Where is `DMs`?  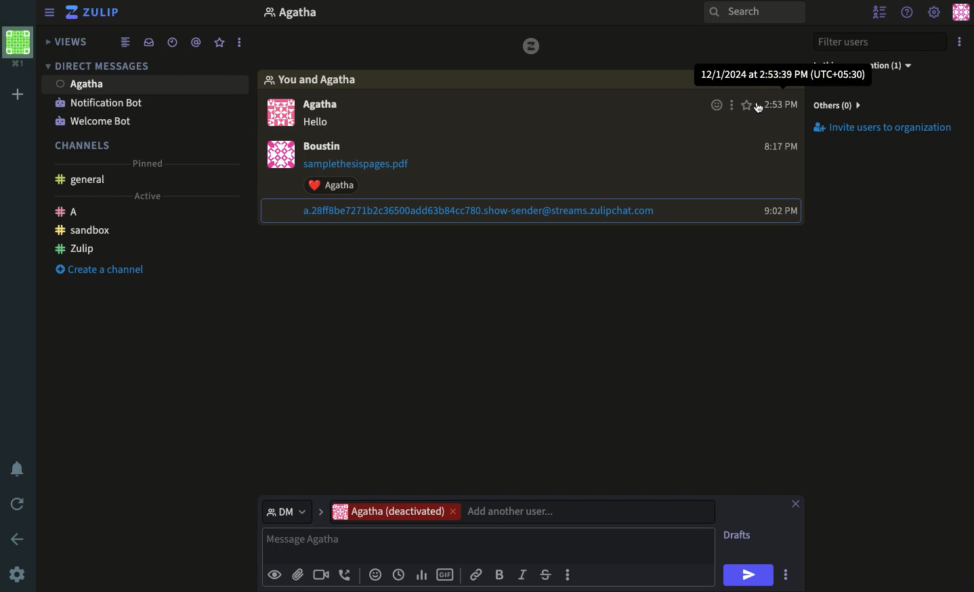
DMs is located at coordinates (98, 65).